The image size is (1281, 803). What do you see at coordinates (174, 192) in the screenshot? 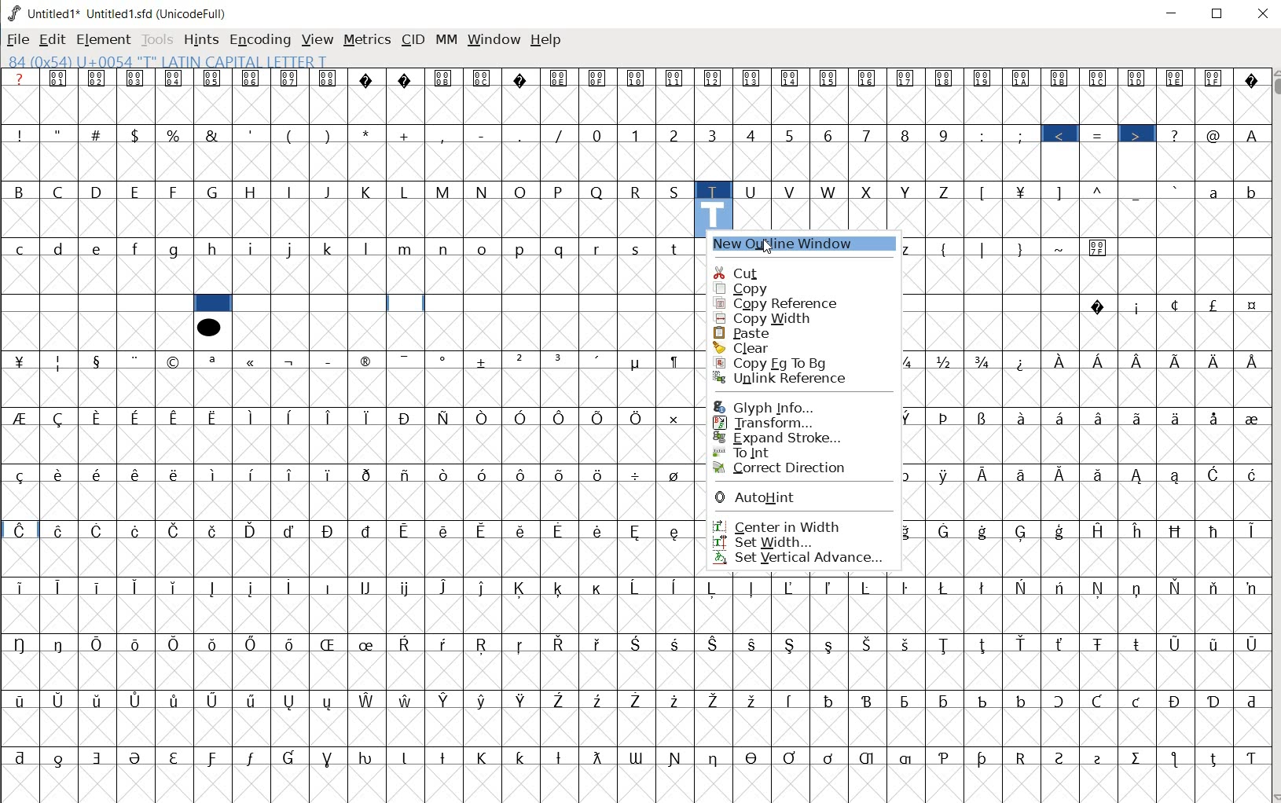
I see `F` at bounding box center [174, 192].